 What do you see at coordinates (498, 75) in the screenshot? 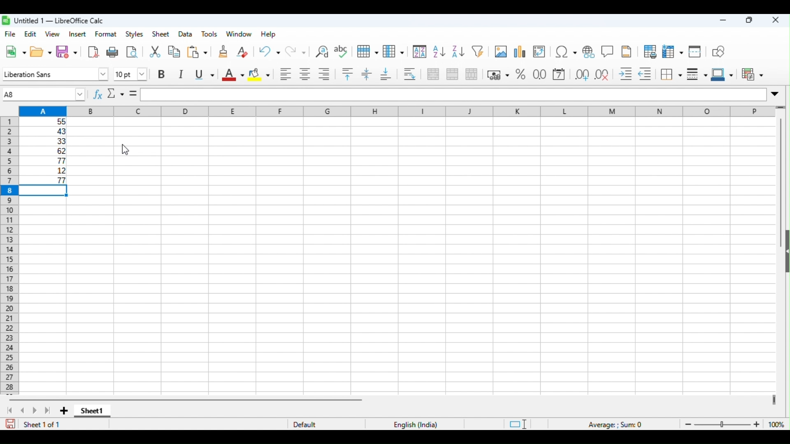
I see `format as currency` at bounding box center [498, 75].